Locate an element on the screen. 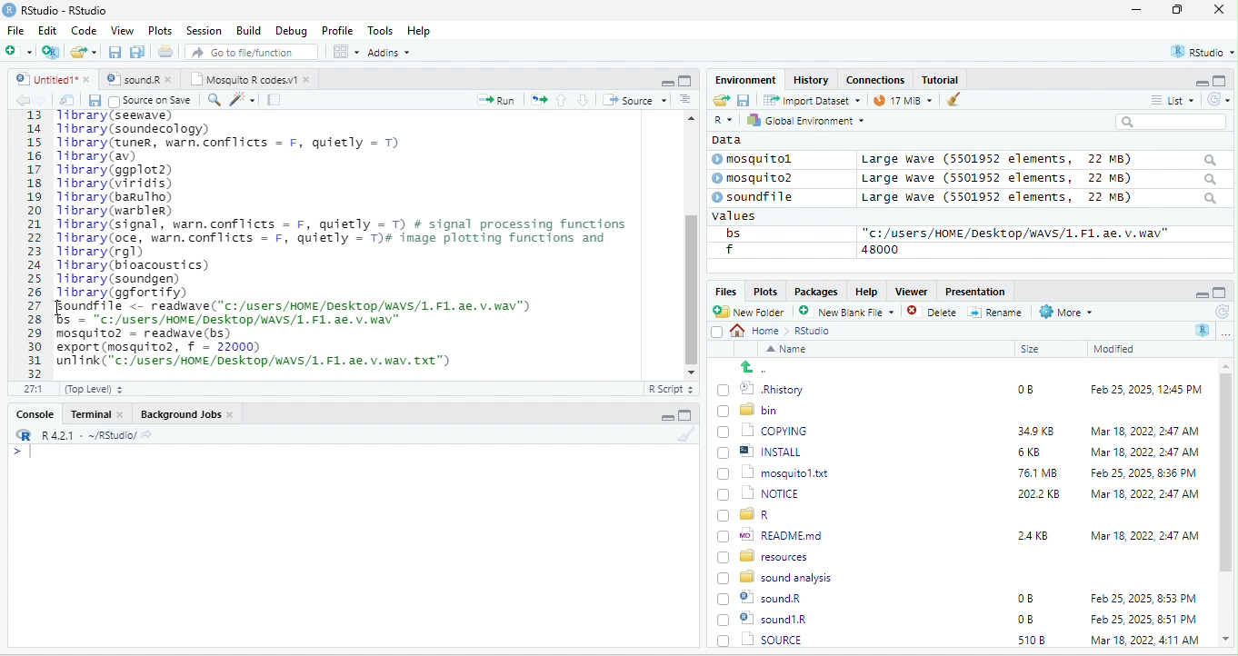 The height and width of the screenshot is (656, 1238). scroll bar is located at coordinates (690, 243).